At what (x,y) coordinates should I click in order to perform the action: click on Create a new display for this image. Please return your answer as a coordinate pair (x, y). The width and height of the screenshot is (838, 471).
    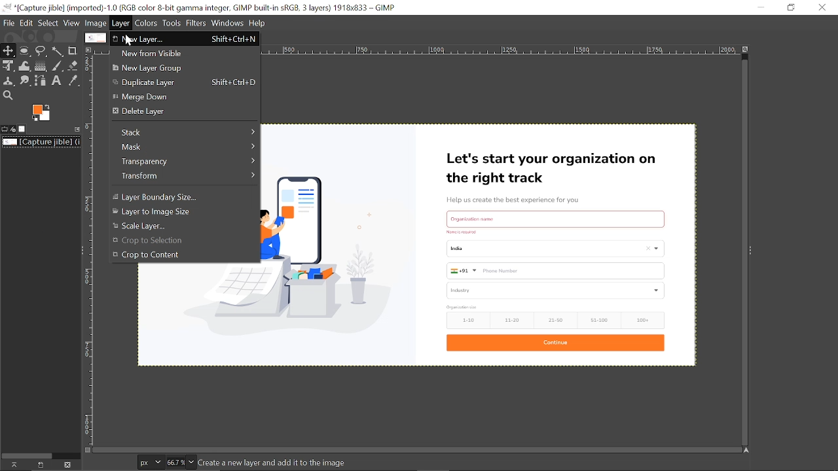
    Looking at the image, I should click on (39, 465).